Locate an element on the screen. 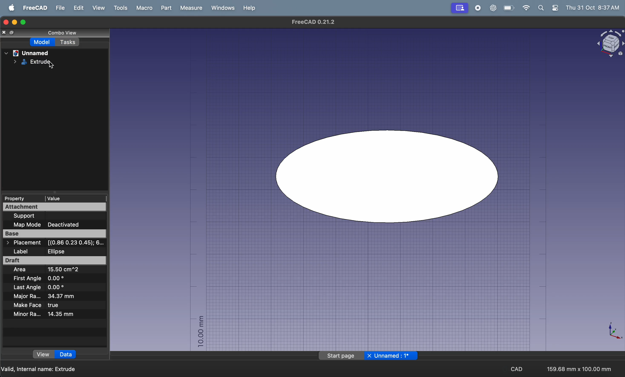 This screenshot has width=625, height=377. combo view is located at coordinates (68, 34).